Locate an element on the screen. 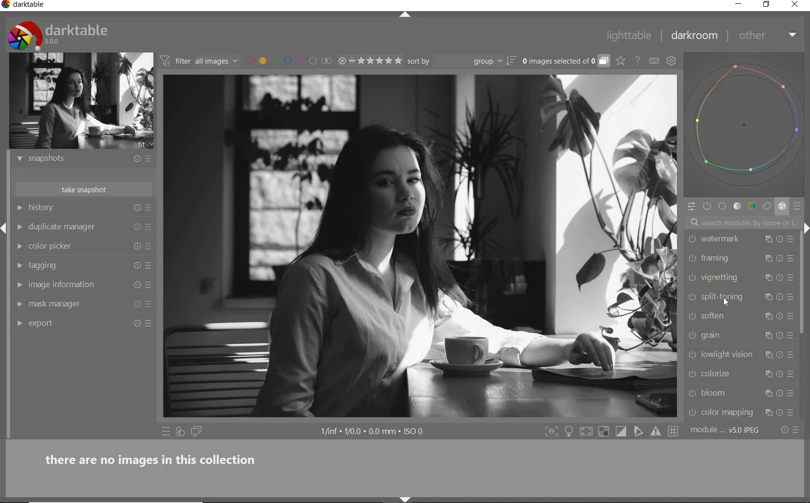 The width and height of the screenshot is (810, 503). open online help is located at coordinates (637, 60).